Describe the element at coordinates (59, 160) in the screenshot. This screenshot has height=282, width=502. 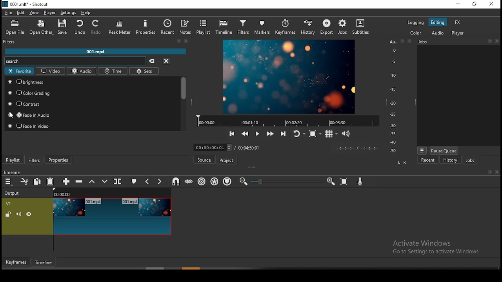
I see `properties` at that location.